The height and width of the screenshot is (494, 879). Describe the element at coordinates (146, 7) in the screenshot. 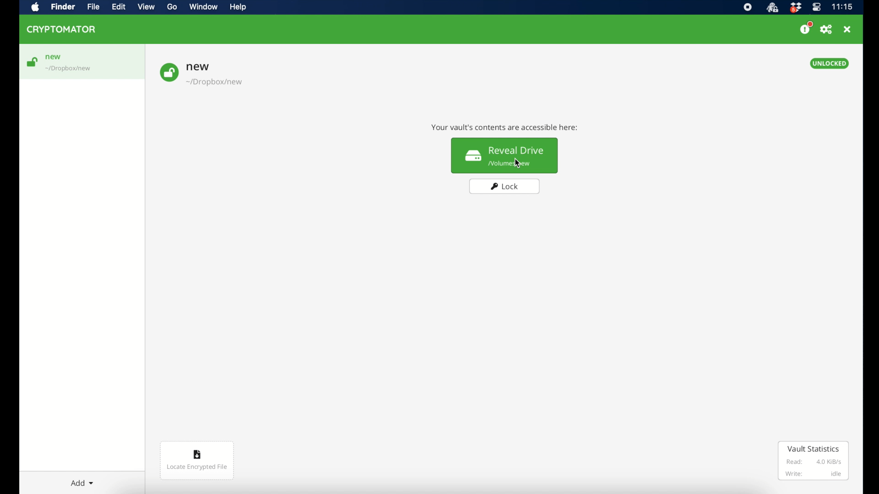

I see `view` at that location.